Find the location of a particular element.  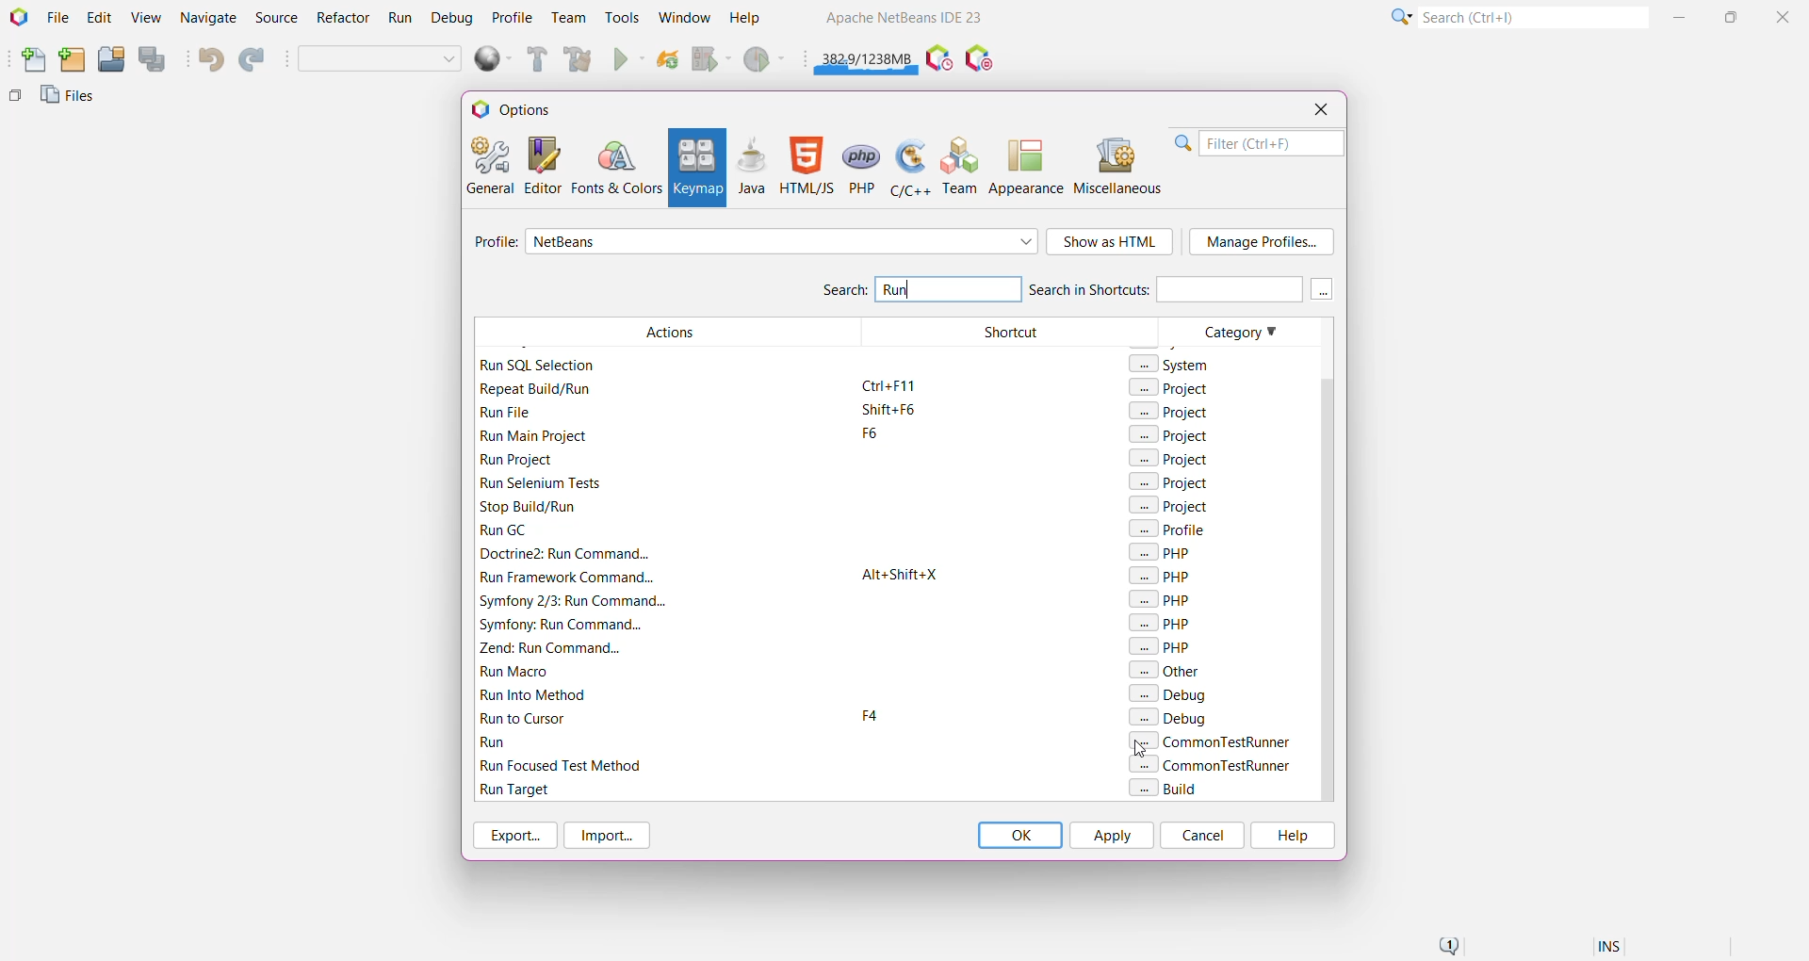

New Project is located at coordinates (72, 60).